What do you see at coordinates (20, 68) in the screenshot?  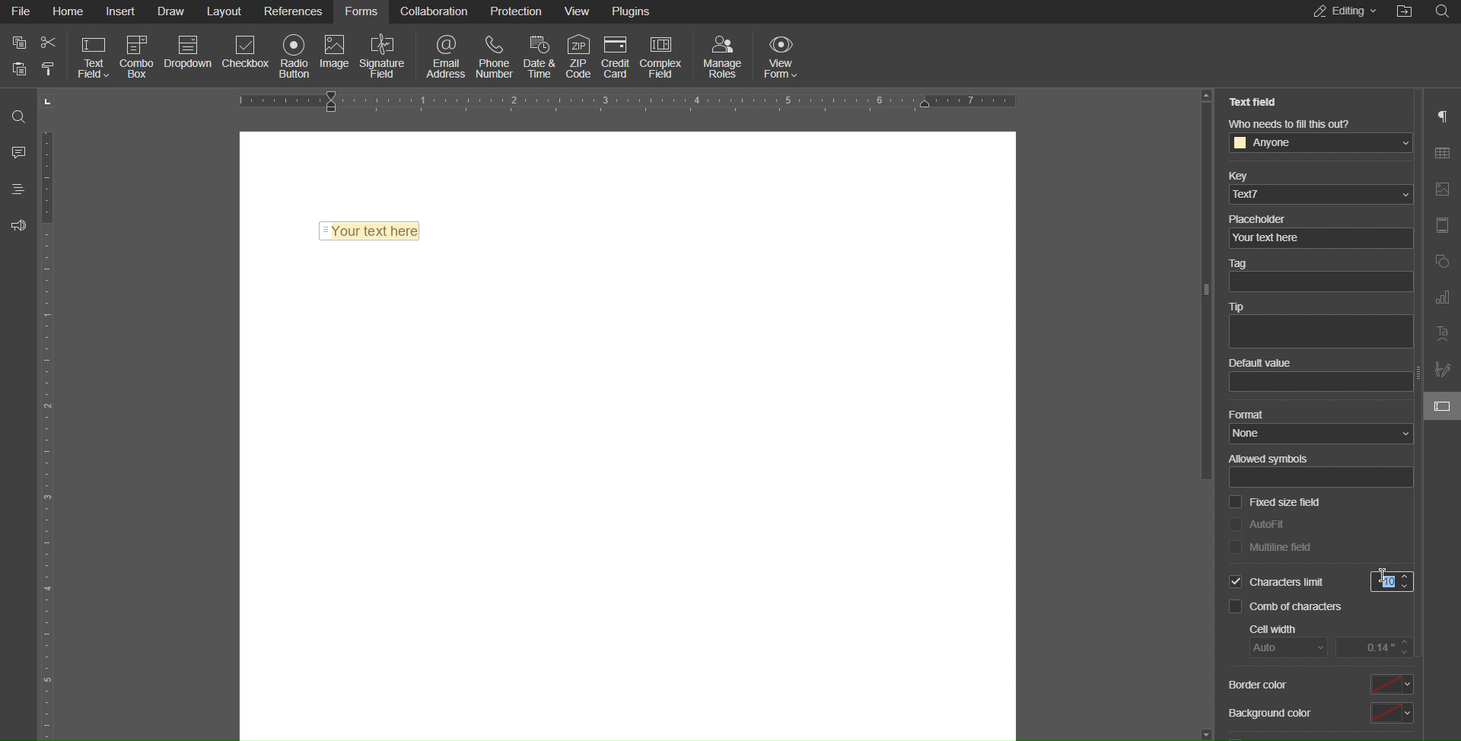 I see `paste` at bounding box center [20, 68].